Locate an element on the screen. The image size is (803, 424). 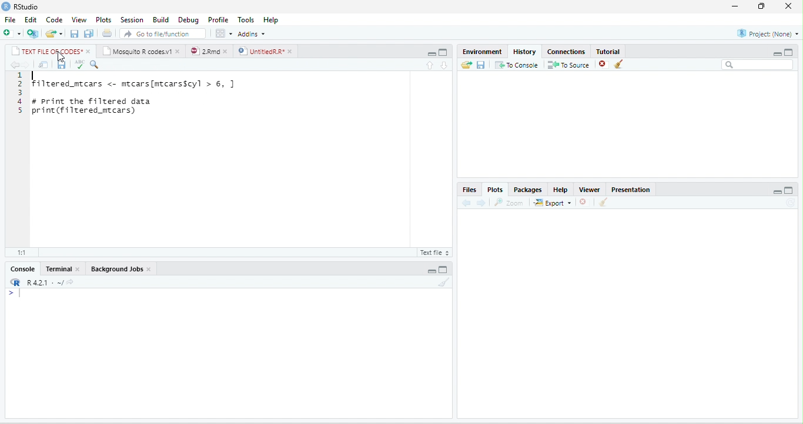
clear is located at coordinates (444, 282).